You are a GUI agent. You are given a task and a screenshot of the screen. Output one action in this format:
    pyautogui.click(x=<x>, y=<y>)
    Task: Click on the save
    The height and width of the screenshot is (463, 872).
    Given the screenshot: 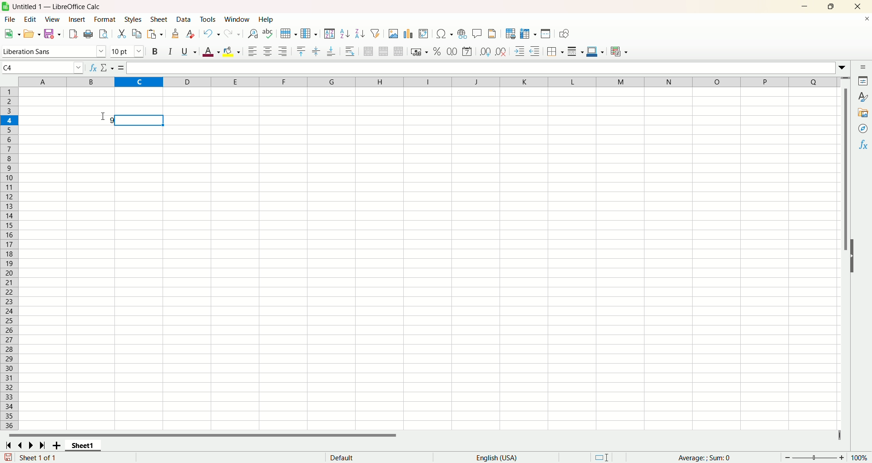 What is the action you would take?
    pyautogui.click(x=8, y=457)
    